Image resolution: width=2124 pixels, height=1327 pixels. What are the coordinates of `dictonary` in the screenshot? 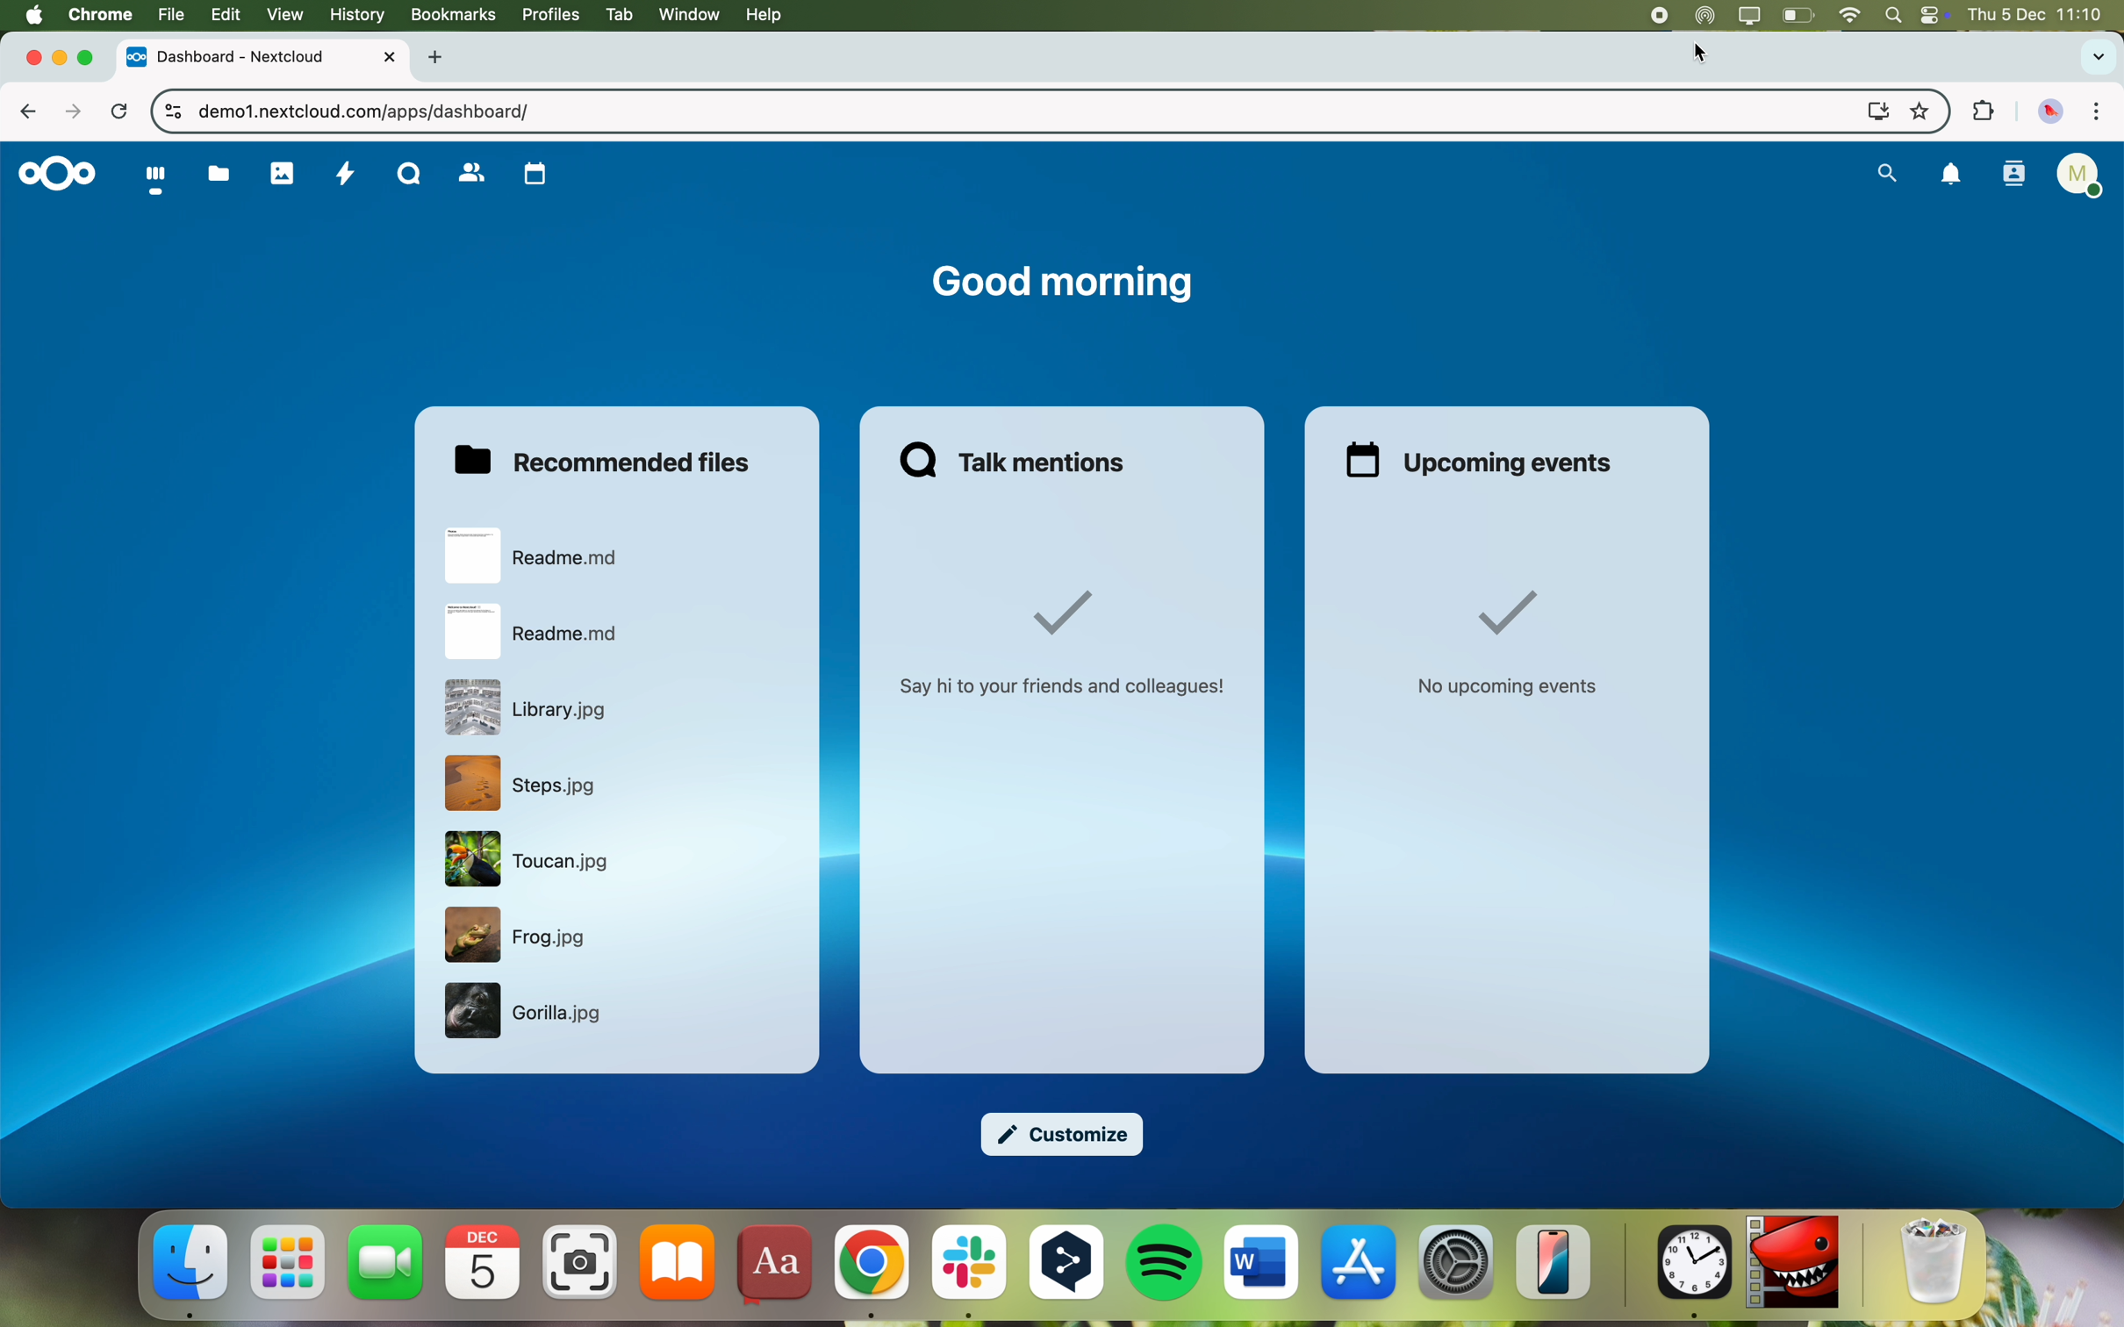 It's located at (772, 1267).